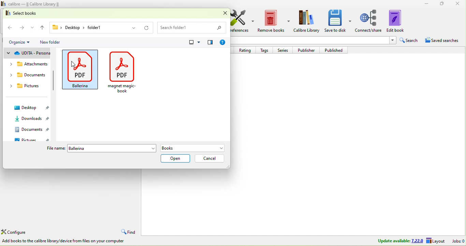 Image resolution: width=466 pixels, height=246 pixels. What do you see at coordinates (51, 42) in the screenshot?
I see `new folder` at bounding box center [51, 42].